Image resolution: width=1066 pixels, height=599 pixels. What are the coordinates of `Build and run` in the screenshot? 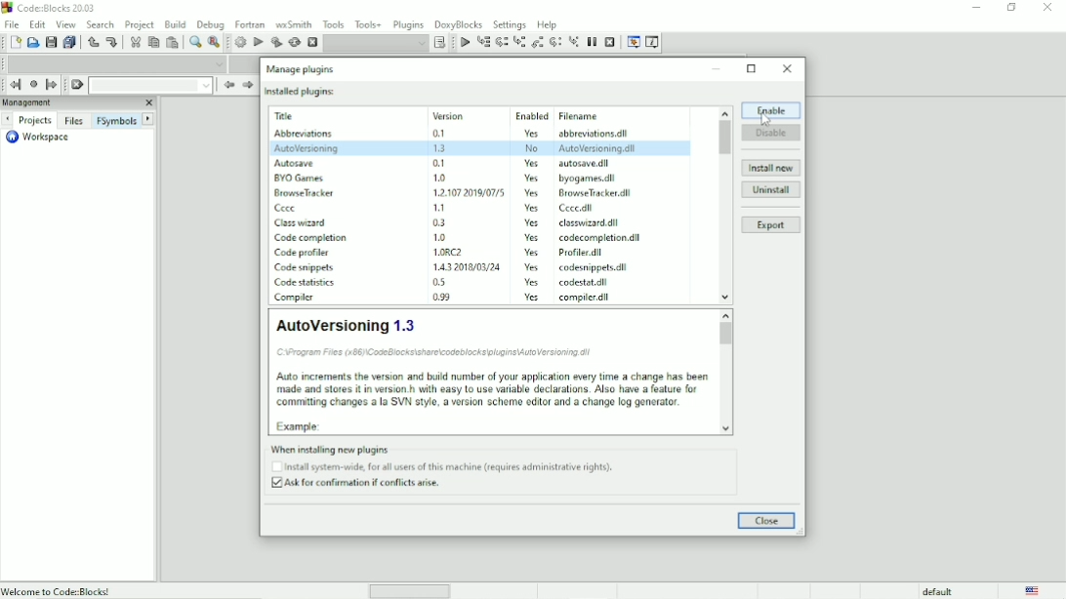 It's located at (276, 42).